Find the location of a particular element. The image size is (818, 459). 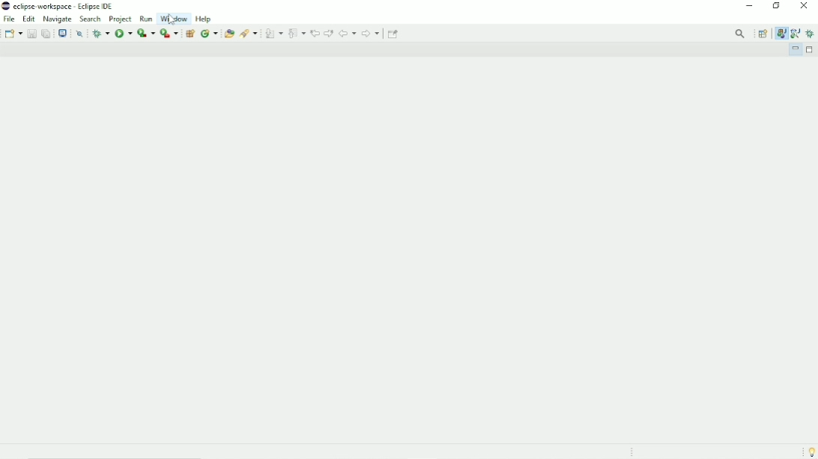

Previous edit location is located at coordinates (315, 34).